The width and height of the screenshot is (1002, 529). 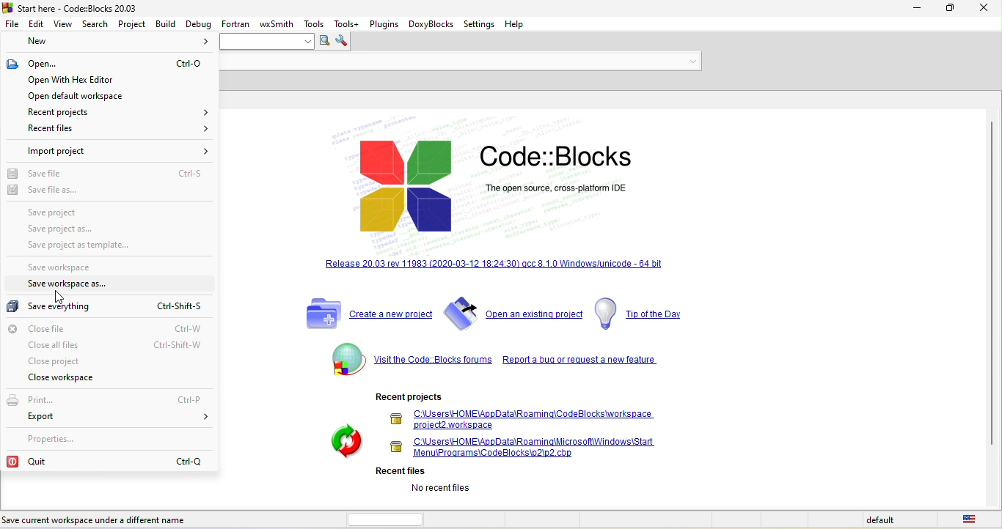 What do you see at coordinates (344, 42) in the screenshot?
I see `show option window` at bounding box center [344, 42].